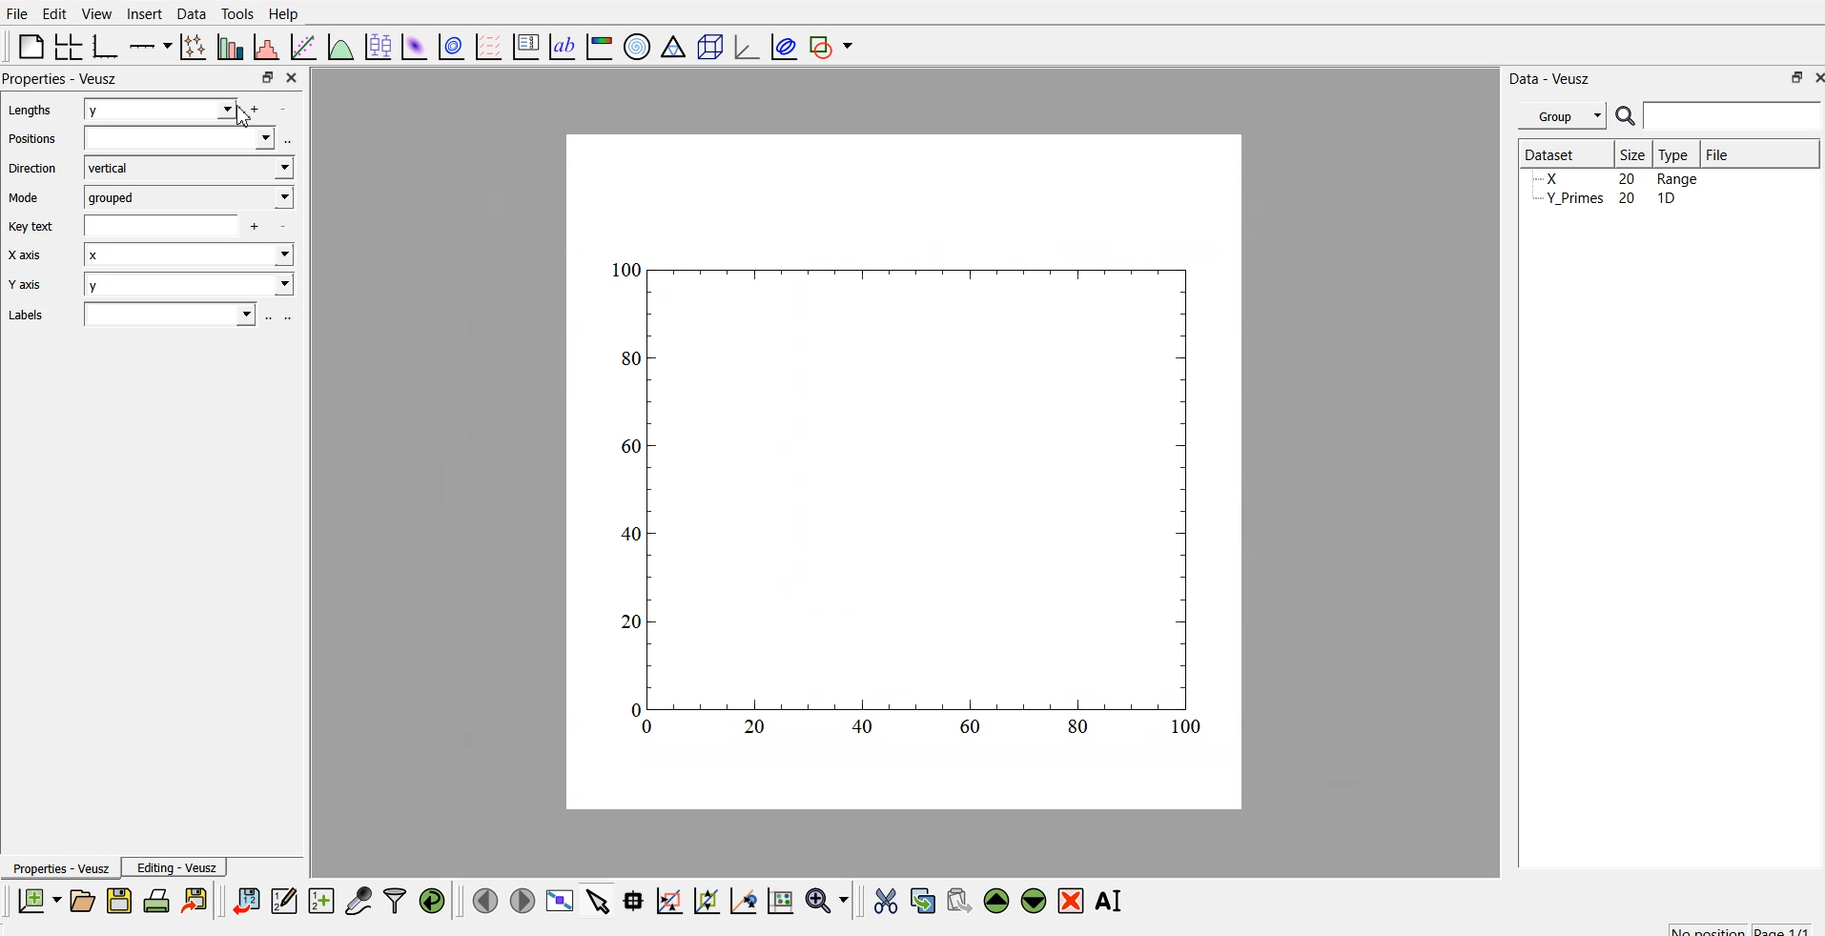  Describe the element at coordinates (26, 46) in the screenshot. I see `blank page` at that location.